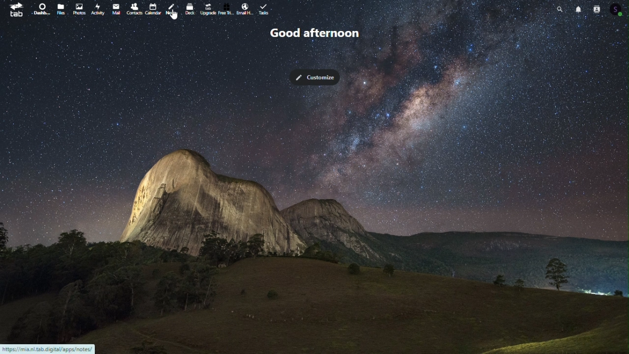 The width and height of the screenshot is (629, 354). What do you see at coordinates (620, 11) in the screenshot?
I see `Profile` at bounding box center [620, 11].